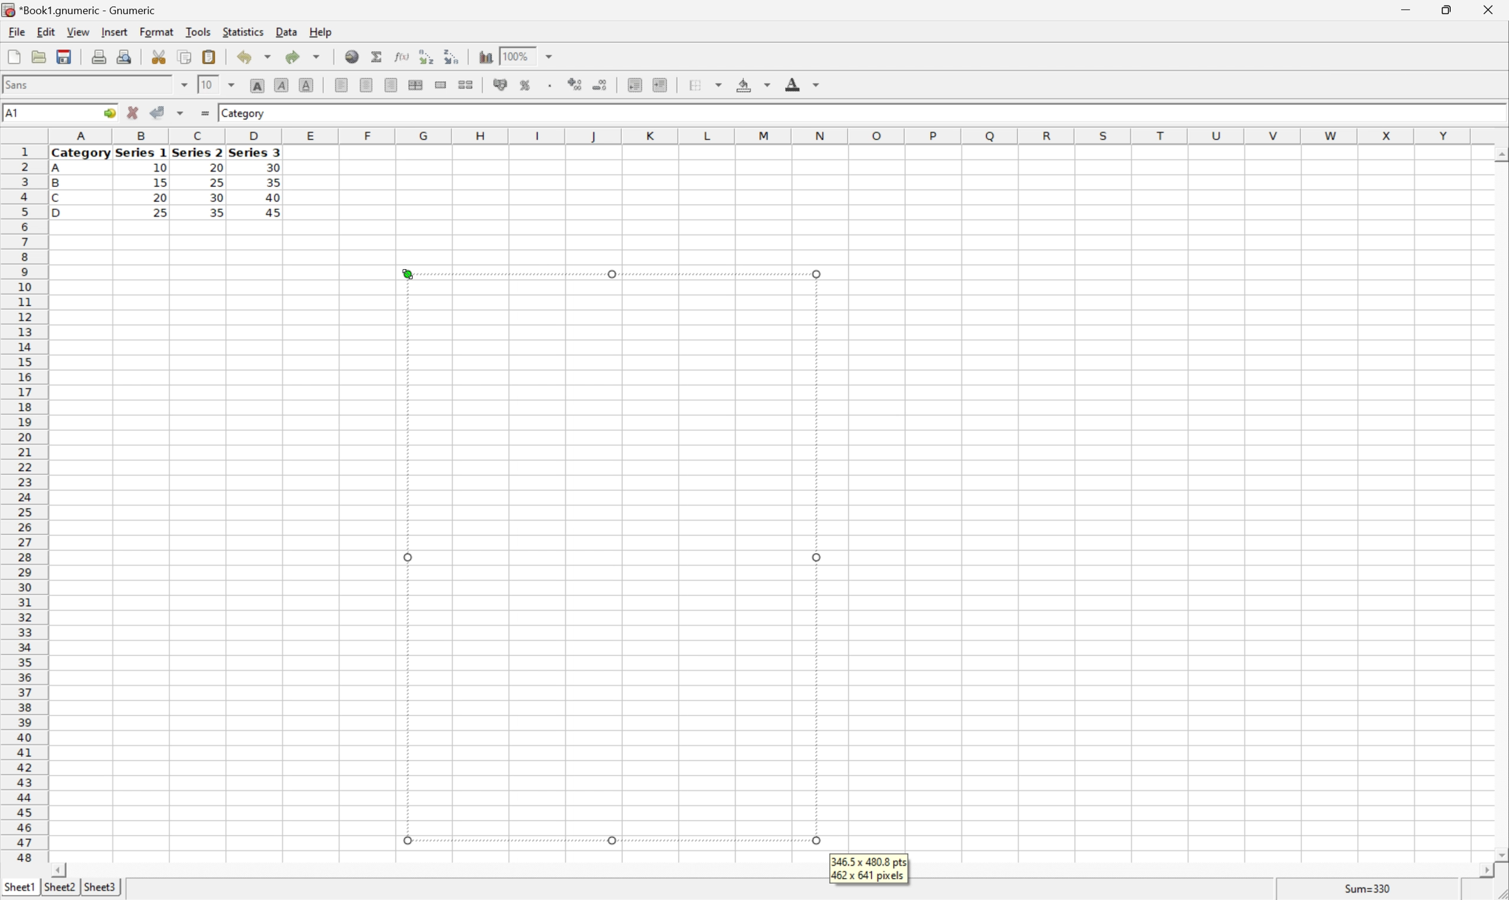 Image resolution: width=1509 pixels, height=900 pixels. I want to click on Redo, so click(301, 56).